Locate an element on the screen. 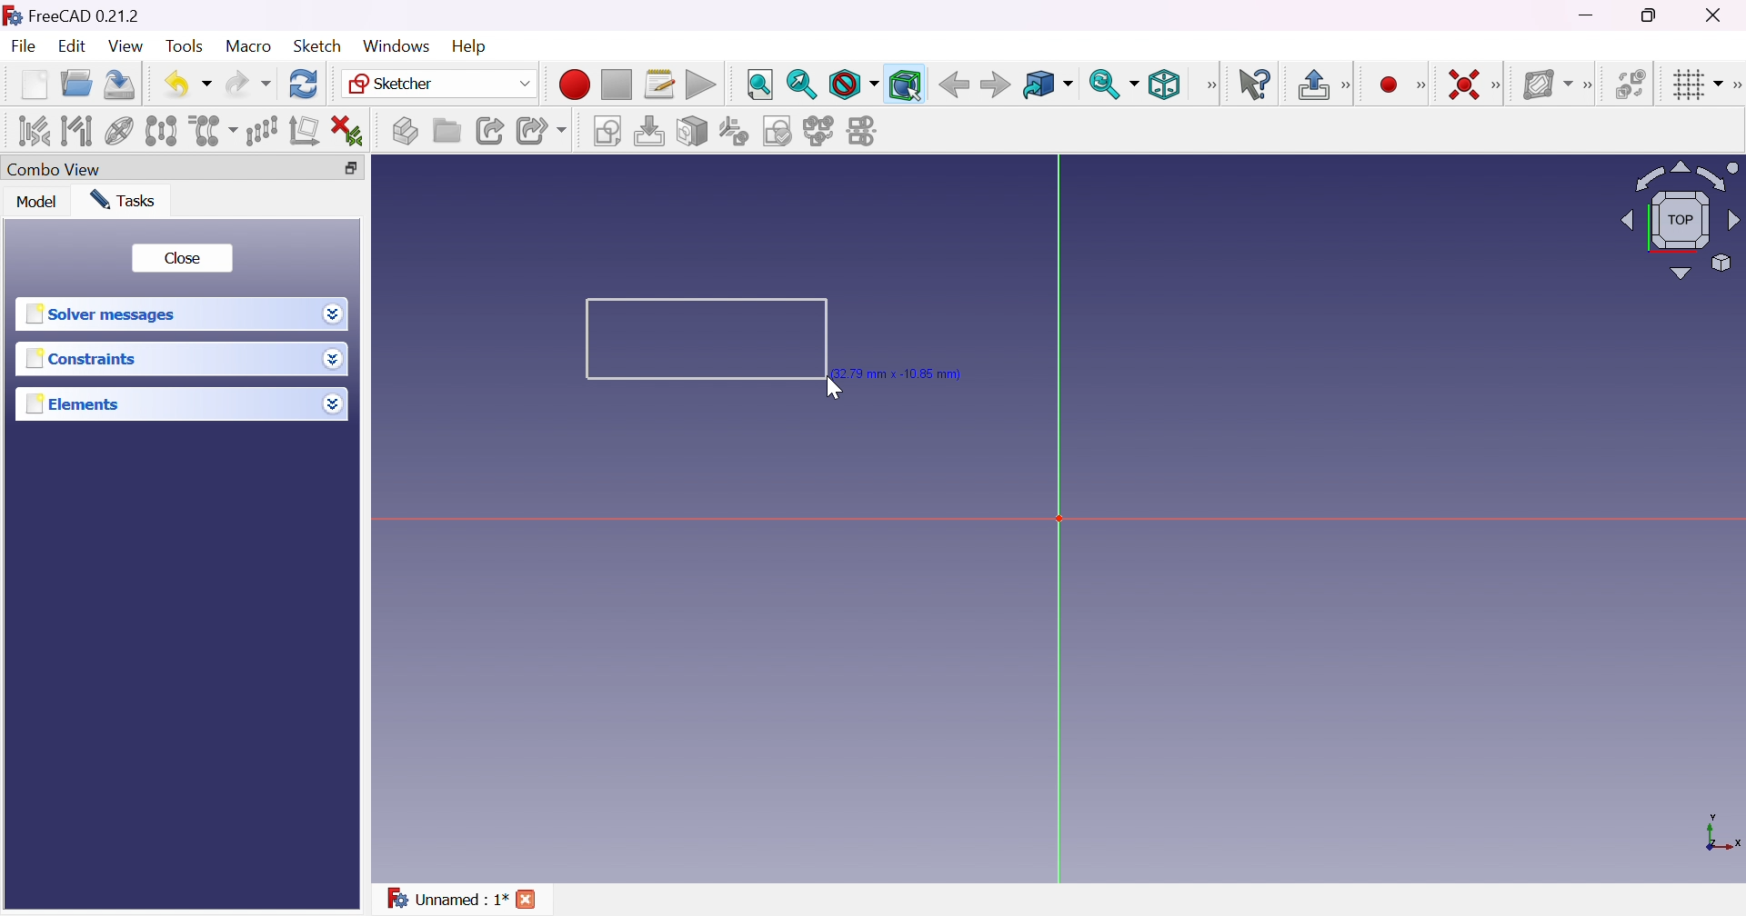  Make link is located at coordinates (493, 132).